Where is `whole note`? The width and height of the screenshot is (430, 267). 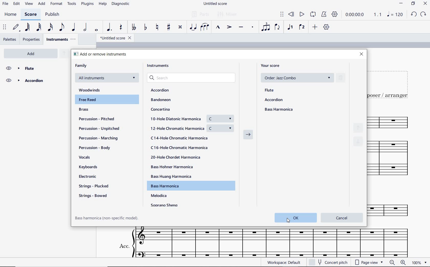
whole note is located at coordinates (96, 30).